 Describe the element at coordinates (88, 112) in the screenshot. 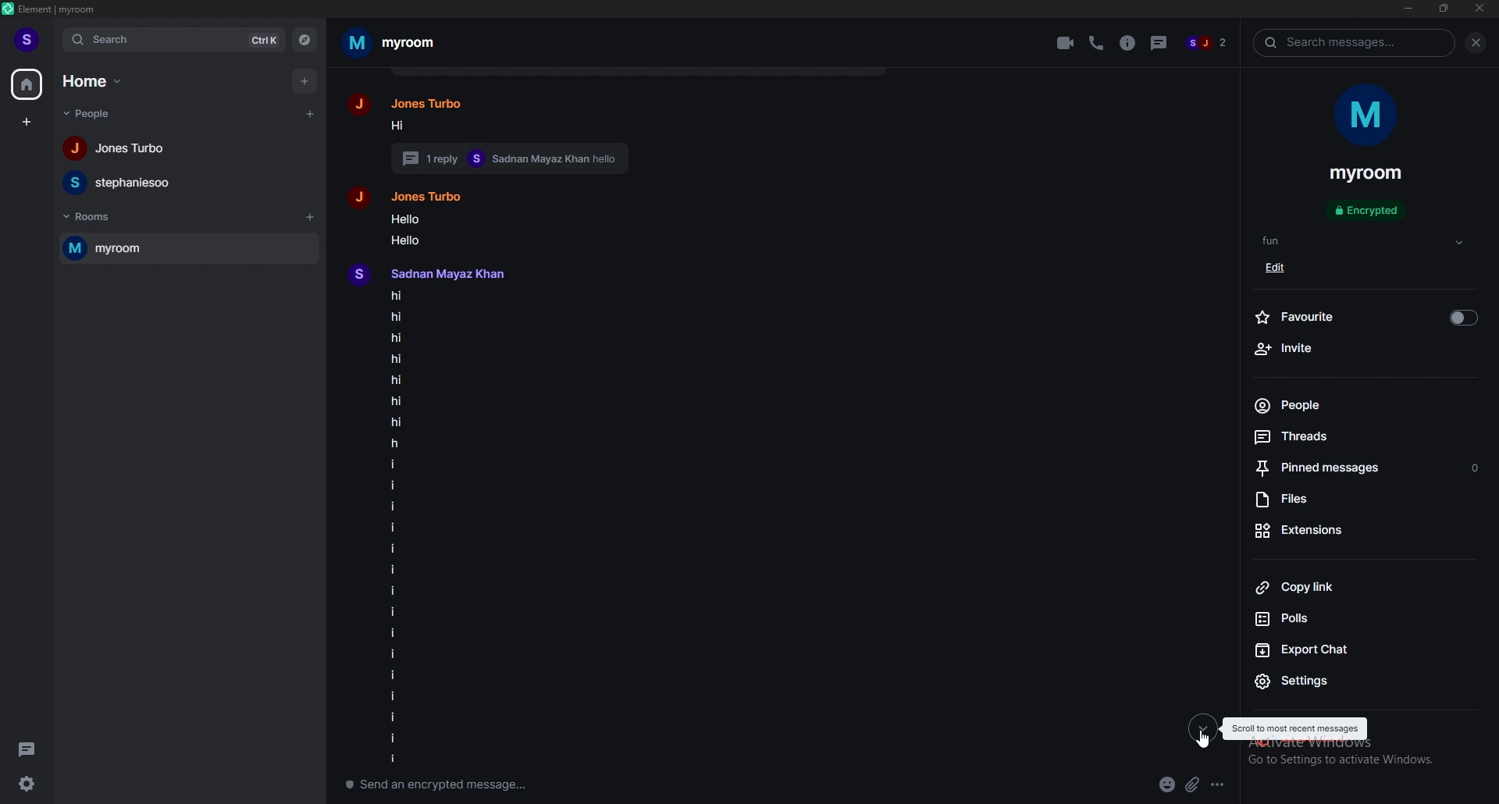

I see `people` at that location.